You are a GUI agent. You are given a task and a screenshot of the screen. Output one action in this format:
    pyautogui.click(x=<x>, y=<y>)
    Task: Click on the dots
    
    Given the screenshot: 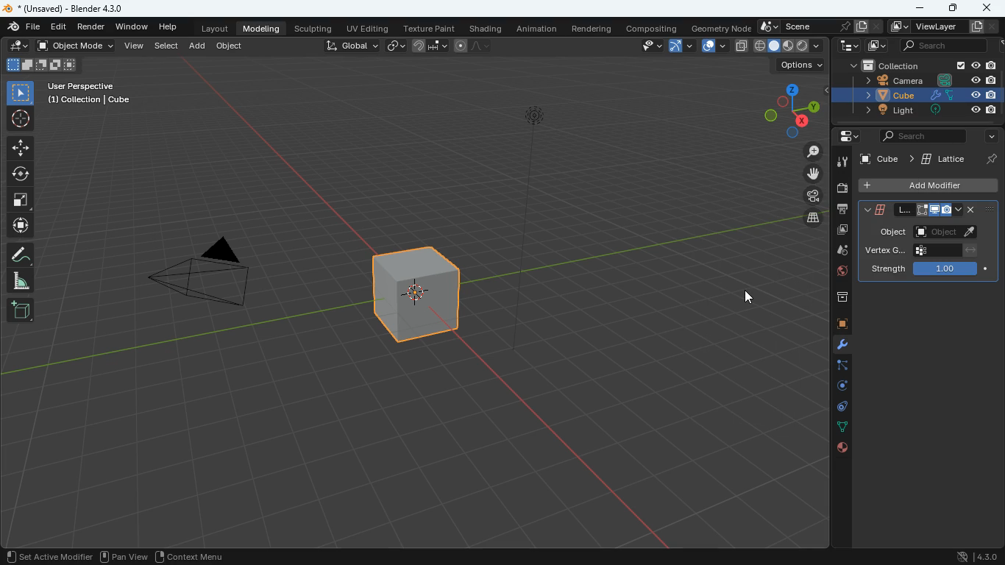 What is the action you would take?
    pyautogui.click(x=842, y=429)
    